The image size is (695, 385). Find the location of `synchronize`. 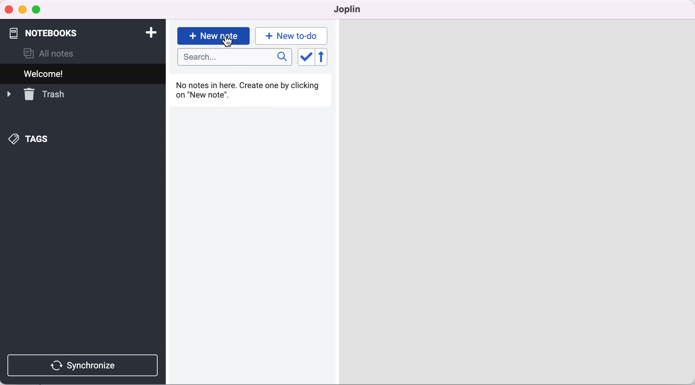

synchronize is located at coordinates (84, 365).